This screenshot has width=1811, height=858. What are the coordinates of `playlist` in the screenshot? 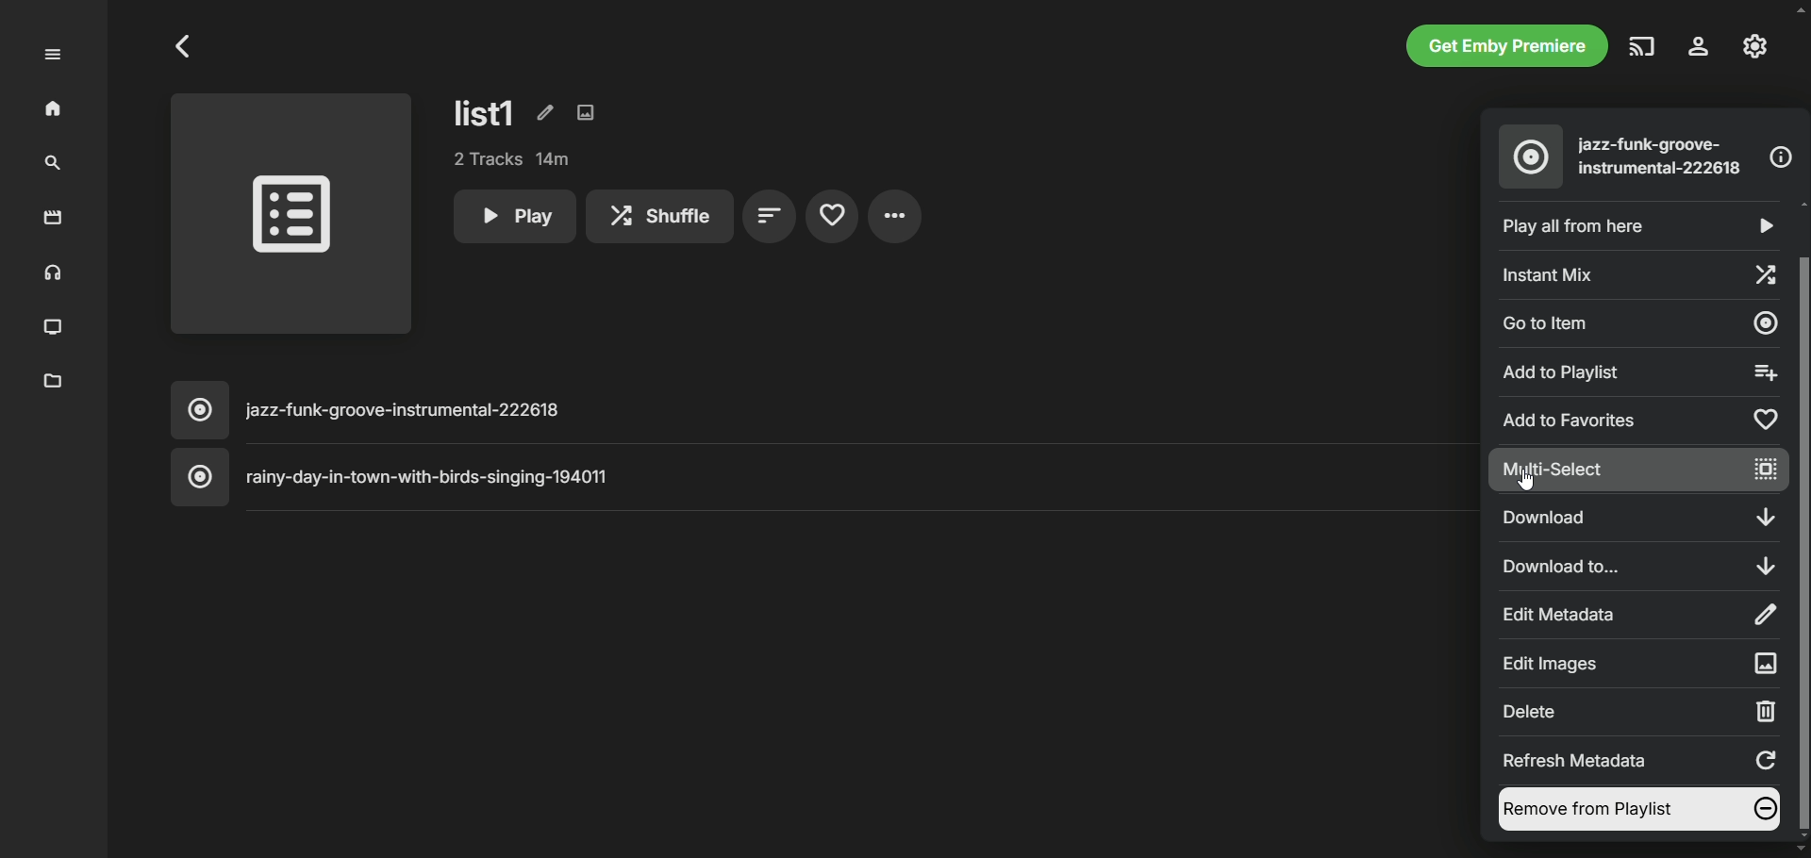 It's located at (292, 218).